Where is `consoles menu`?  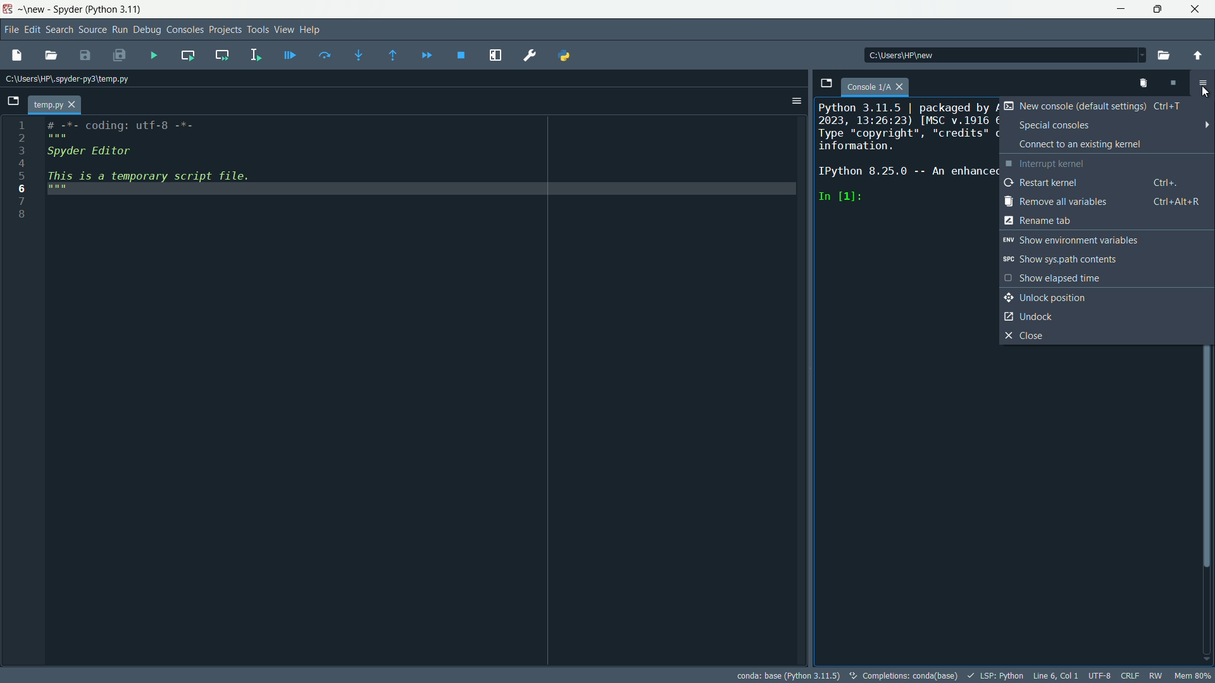
consoles menu is located at coordinates (185, 29).